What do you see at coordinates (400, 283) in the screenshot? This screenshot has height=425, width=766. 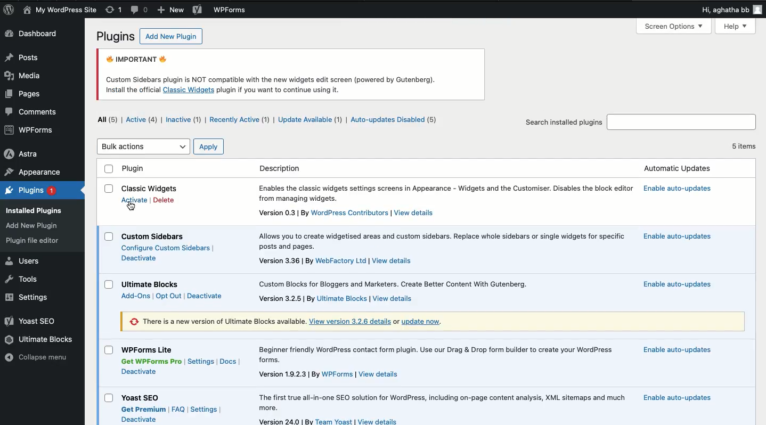 I see `description` at bounding box center [400, 283].